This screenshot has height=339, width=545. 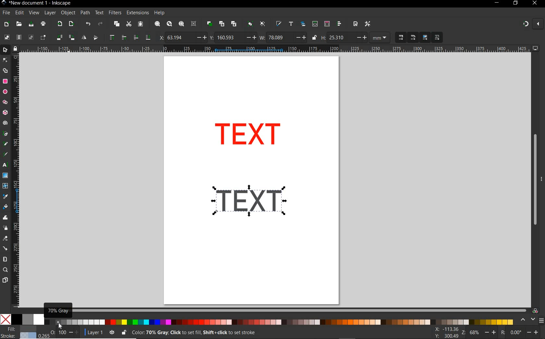 I want to click on opacity, so click(x=60, y=332).